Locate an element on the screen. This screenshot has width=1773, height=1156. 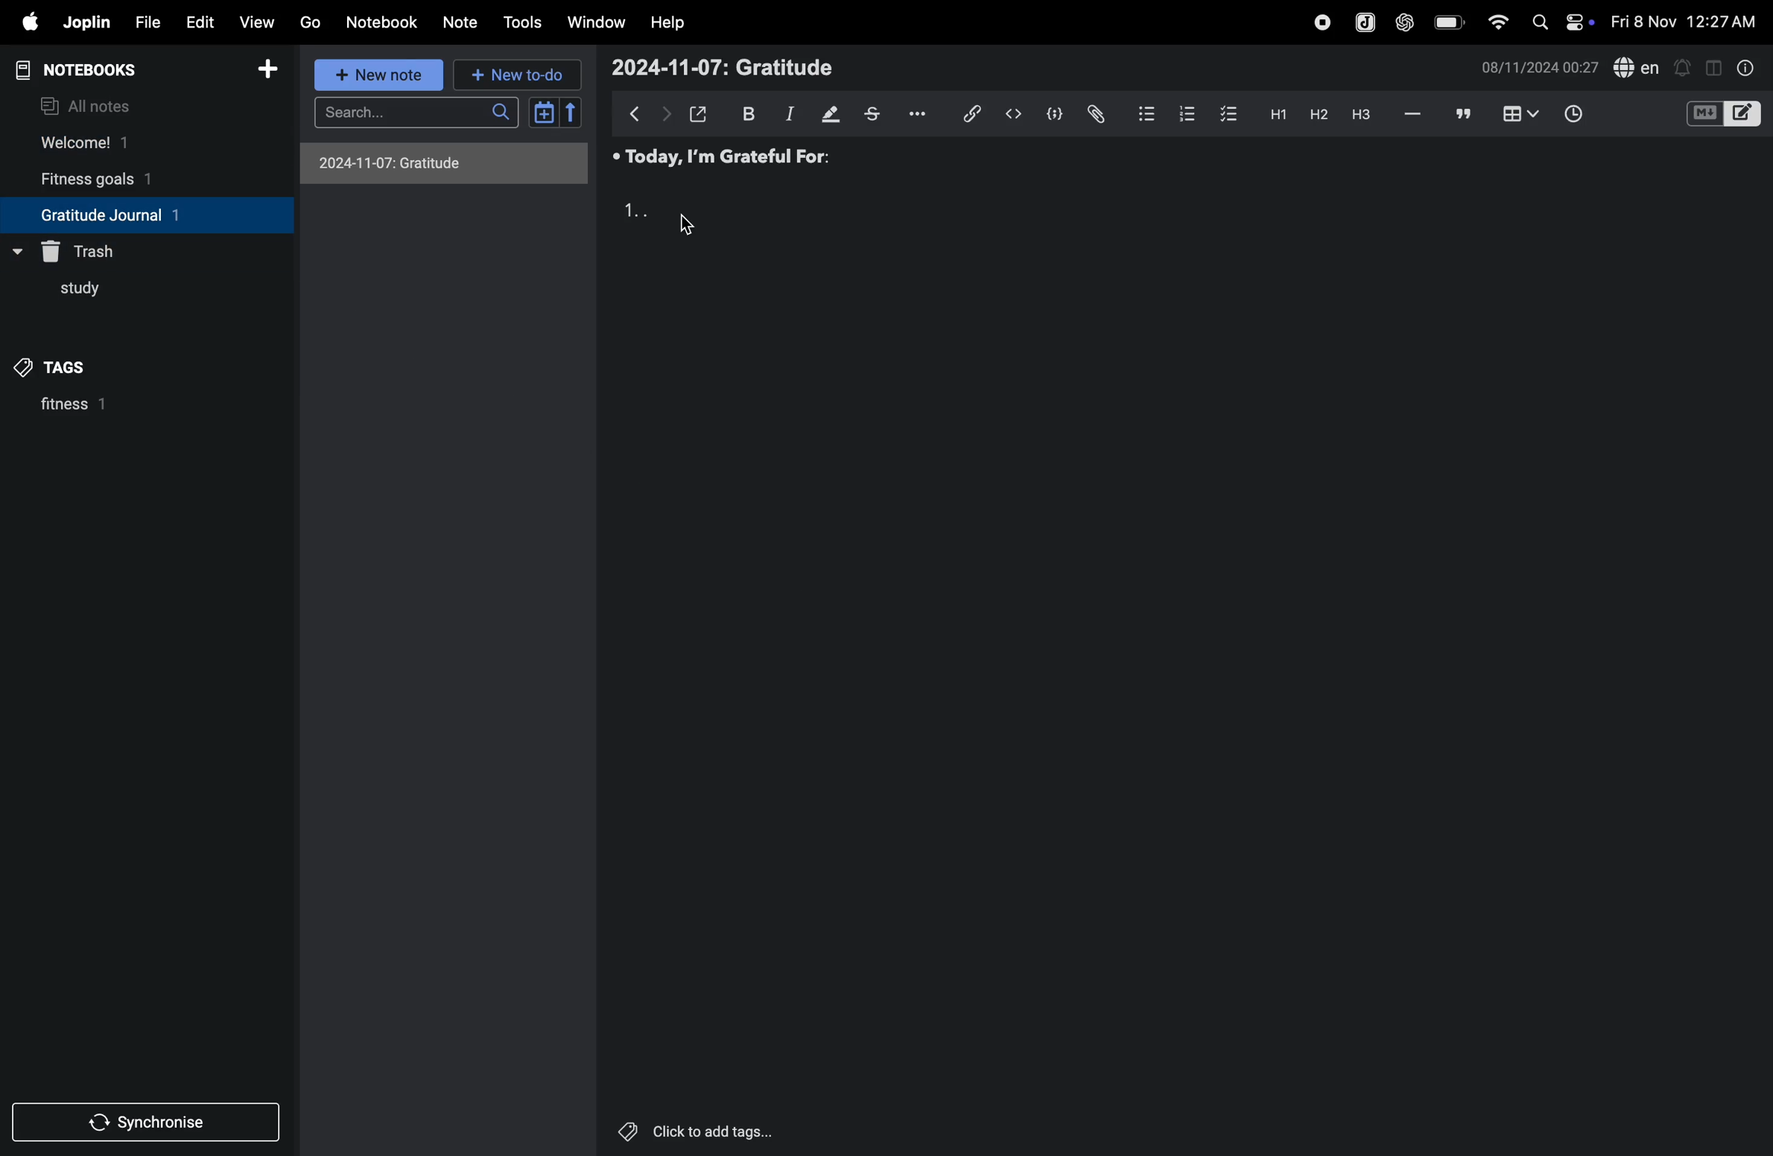
view is located at coordinates (252, 23).